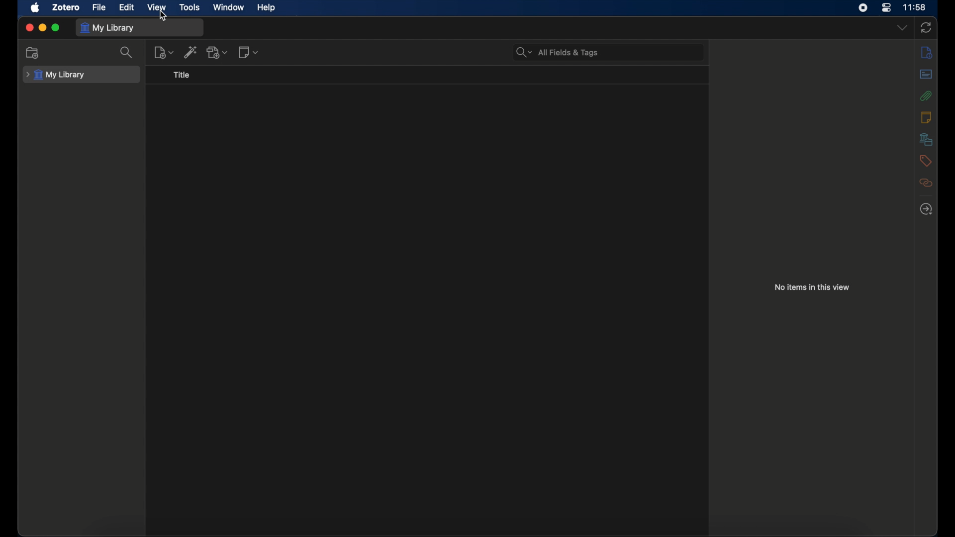 The width and height of the screenshot is (955, 537). What do you see at coordinates (181, 75) in the screenshot?
I see `title` at bounding box center [181, 75].